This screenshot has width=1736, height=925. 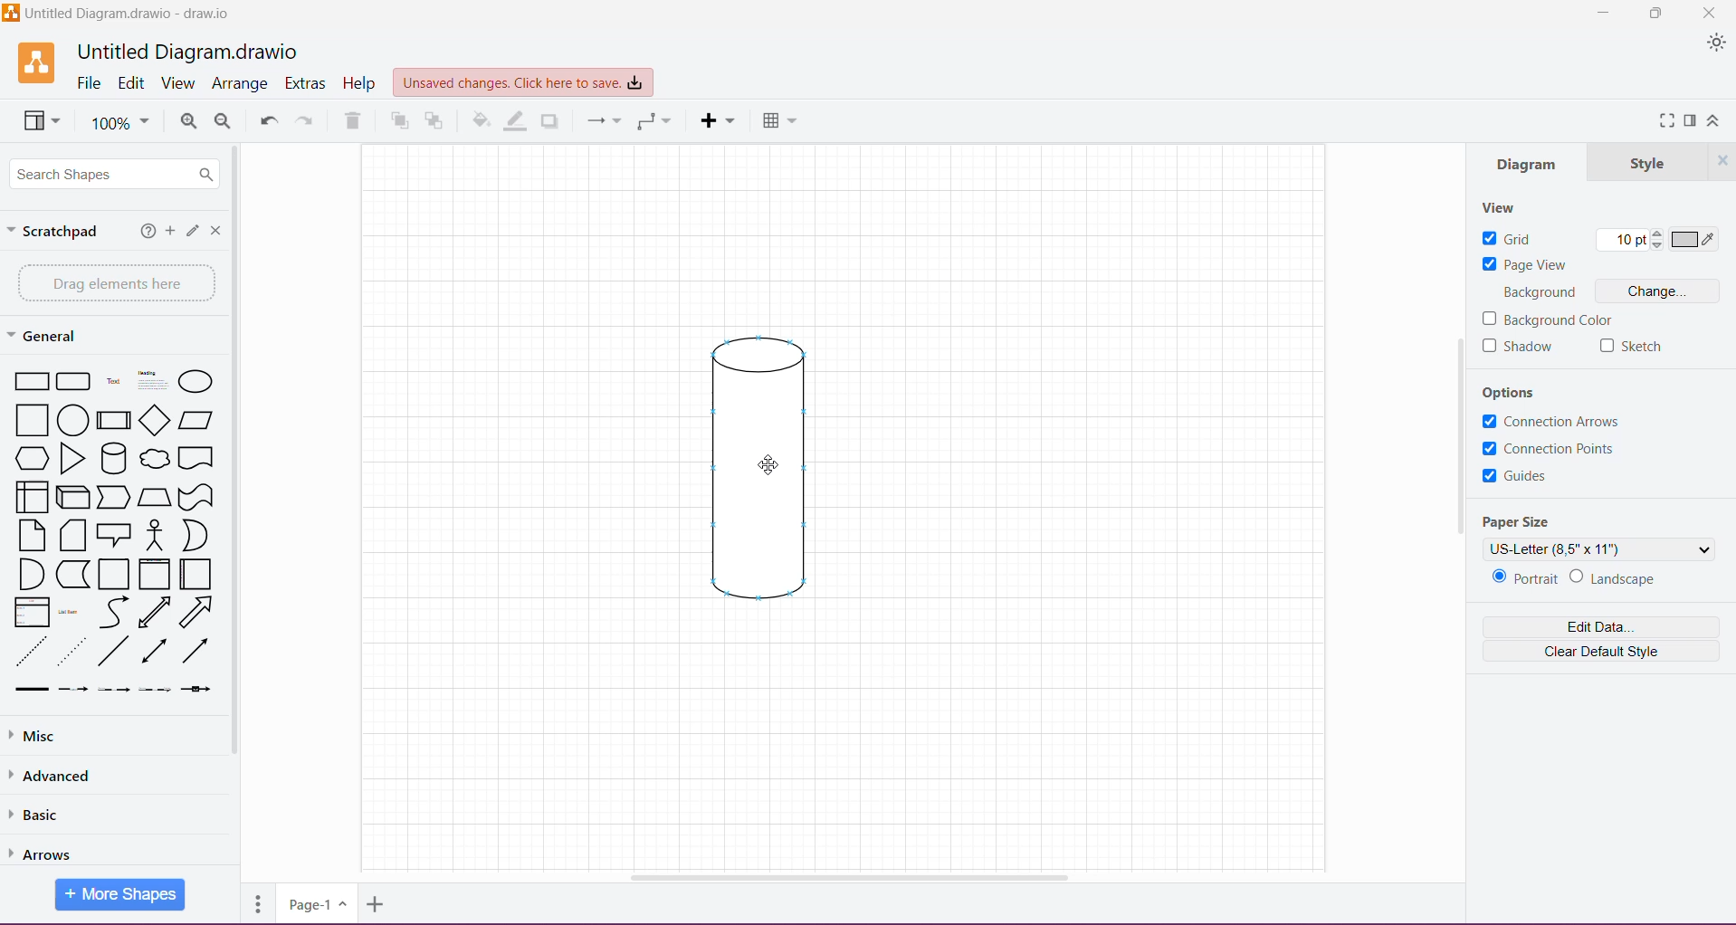 I want to click on Diagram, so click(x=1524, y=167).